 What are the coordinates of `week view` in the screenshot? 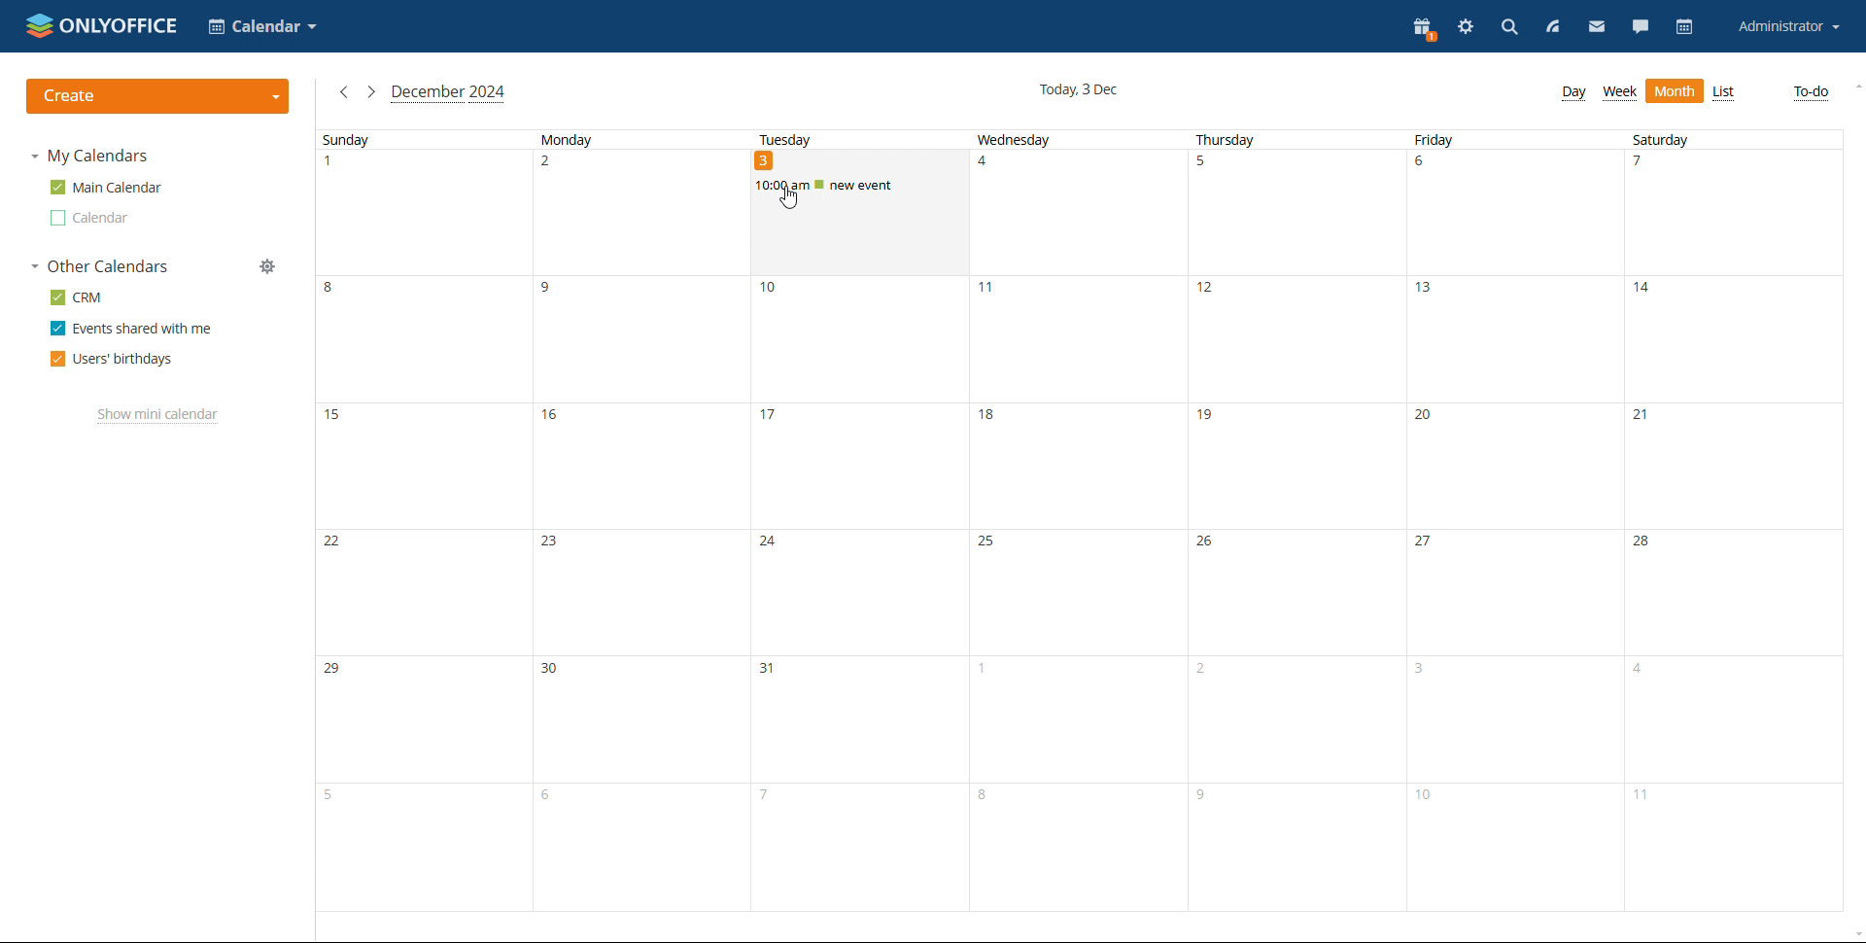 It's located at (1619, 93).